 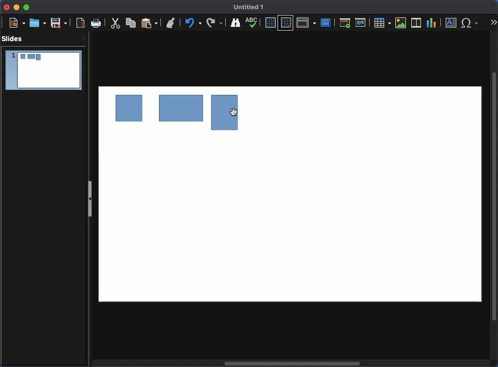 What do you see at coordinates (13, 38) in the screenshot?
I see `Slides` at bounding box center [13, 38].